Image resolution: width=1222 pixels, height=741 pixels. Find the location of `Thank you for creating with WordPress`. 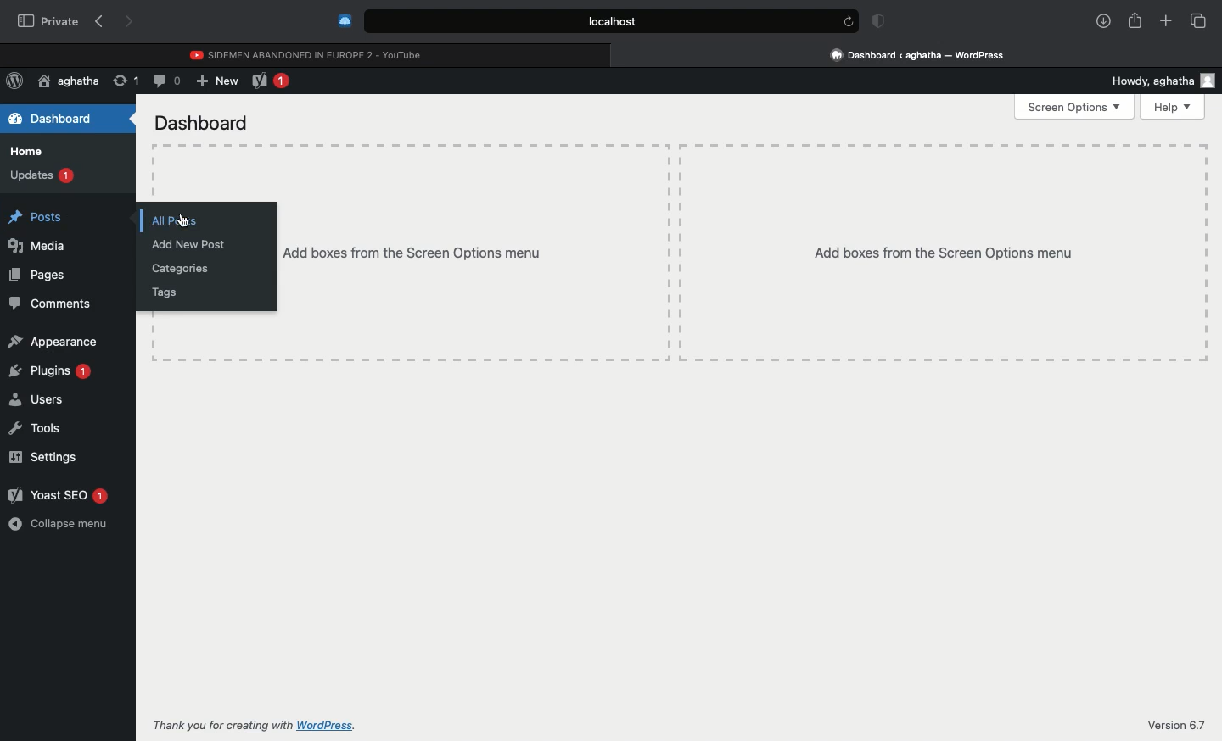

Thank you for creating with WordPress is located at coordinates (254, 725).